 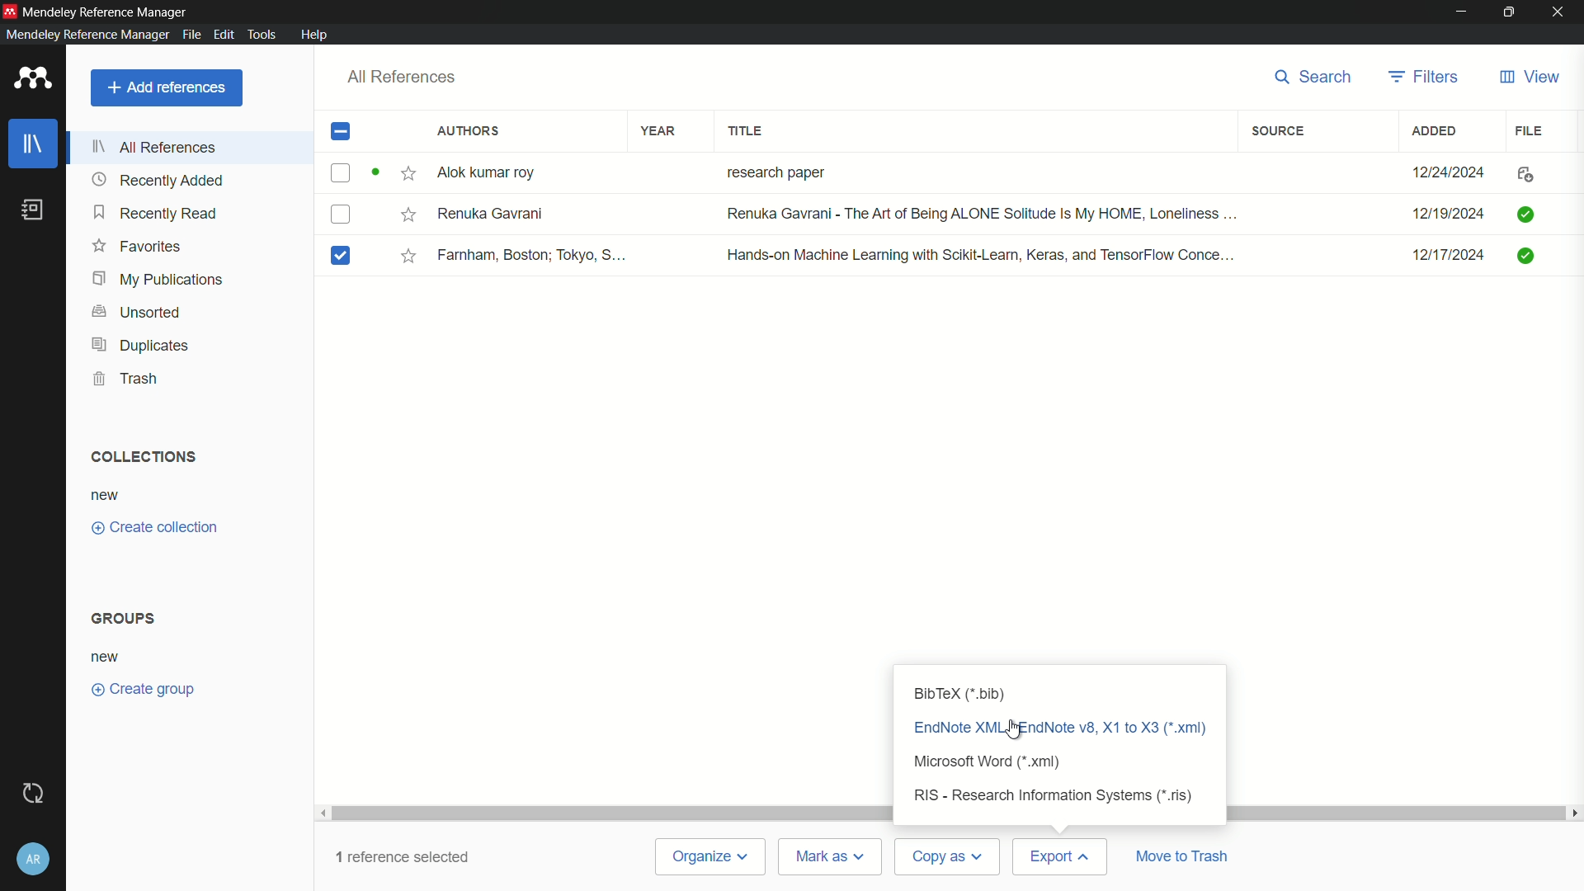 I want to click on collections, so click(x=142, y=457).